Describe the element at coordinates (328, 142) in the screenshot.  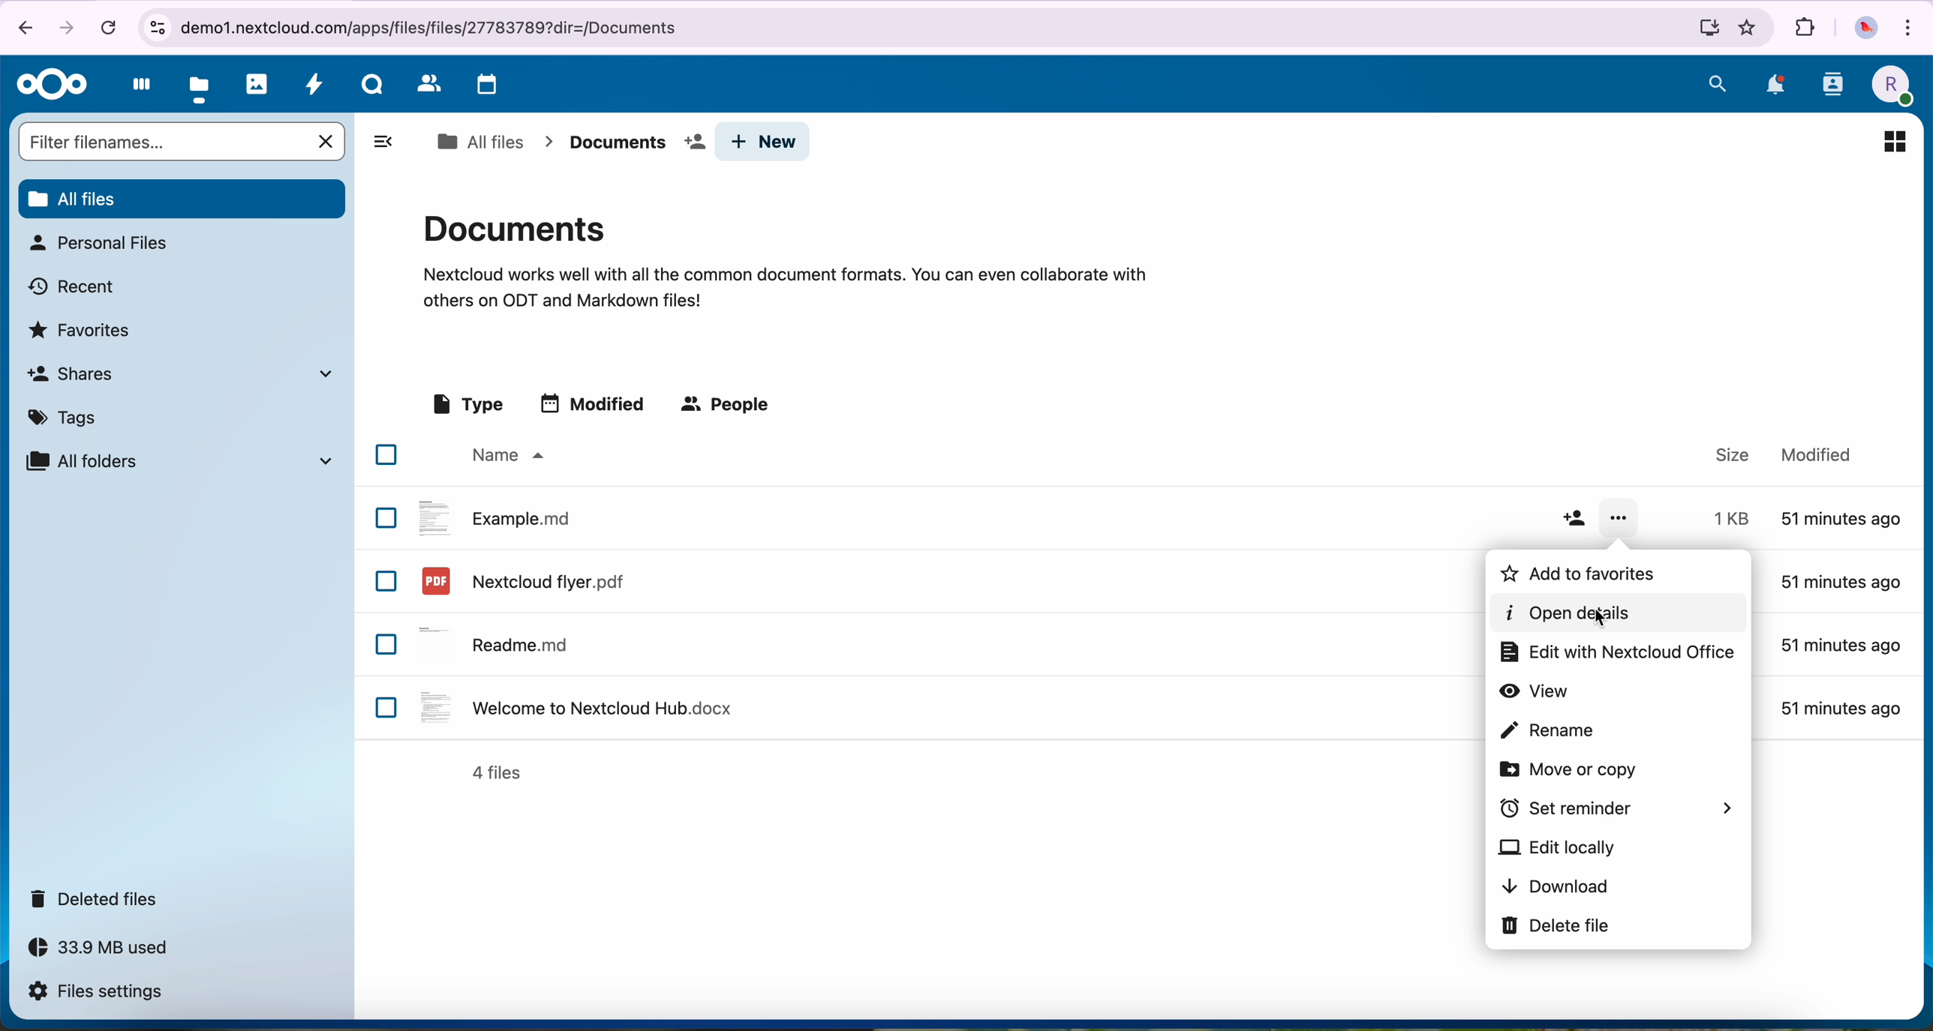
I see `cancel` at that location.